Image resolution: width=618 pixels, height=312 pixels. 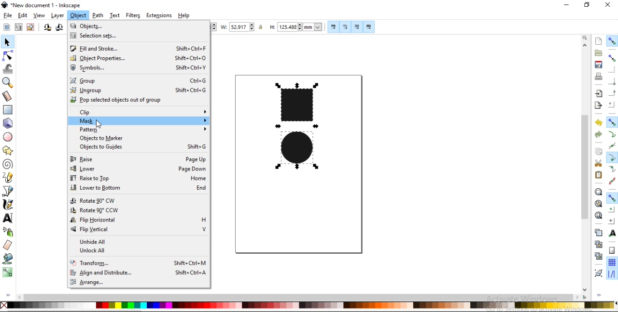 I want to click on mask, so click(x=144, y=122).